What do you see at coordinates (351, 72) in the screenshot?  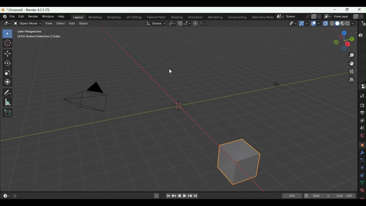 I see `Toggle camera view` at bounding box center [351, 72].